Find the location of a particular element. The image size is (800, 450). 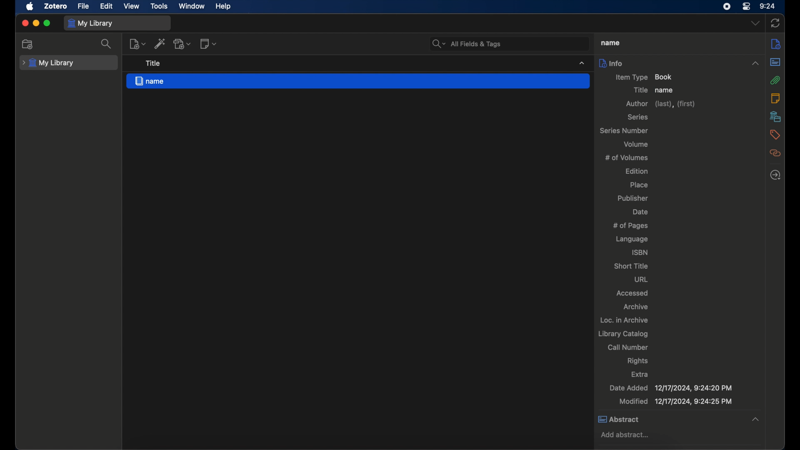

name is located at coordinates (358, 81).